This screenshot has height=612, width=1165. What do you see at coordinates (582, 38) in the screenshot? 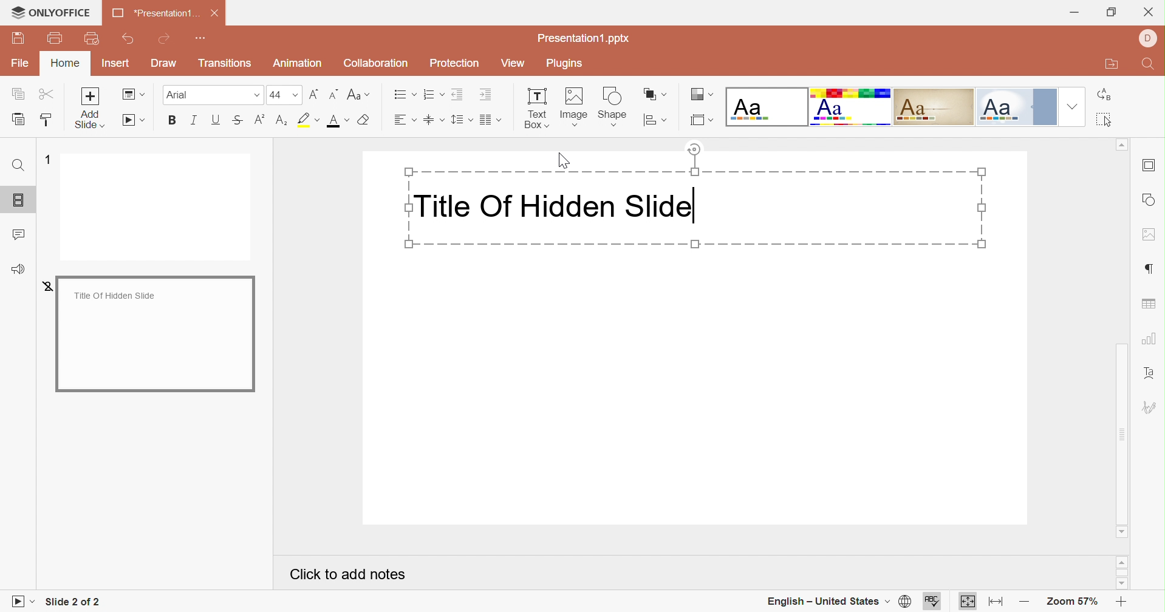
I see `Presentation1.pptx` at bounding box center [582, 38].